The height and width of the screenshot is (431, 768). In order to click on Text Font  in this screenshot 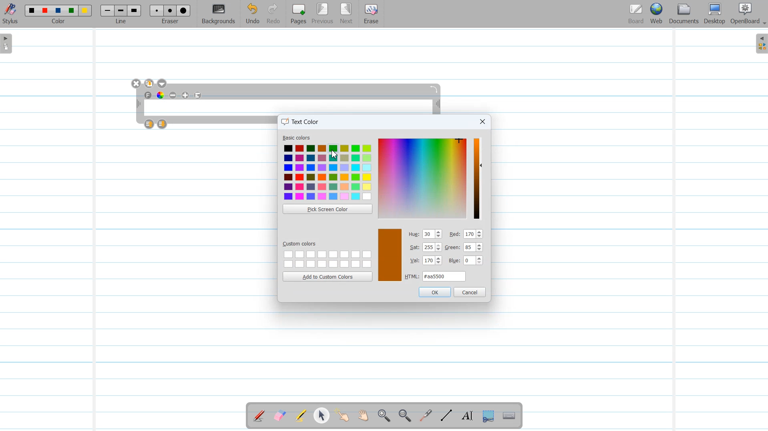, I will do `click(149, 95)`.